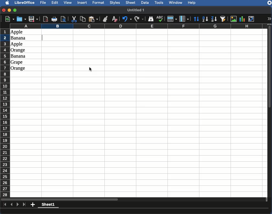  I want to click on Sheet, so click(131, 3).